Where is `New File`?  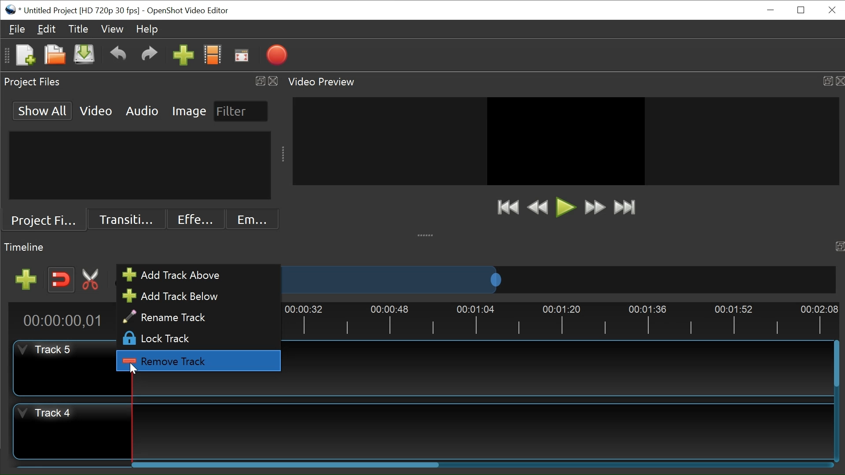 New File is located at coordinates (25, 56).